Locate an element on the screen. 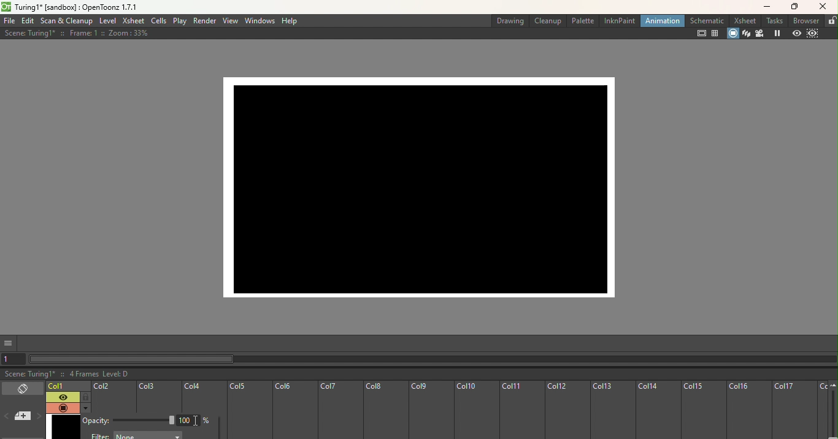 This screenshot has height=439, width=838. Col5 is located at coordinates (248, 411).